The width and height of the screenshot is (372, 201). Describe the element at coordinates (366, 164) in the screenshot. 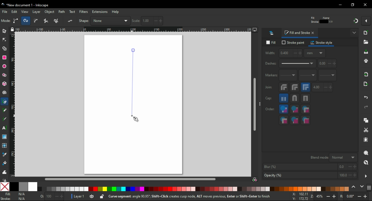

I see `zoom drawing` at that location.